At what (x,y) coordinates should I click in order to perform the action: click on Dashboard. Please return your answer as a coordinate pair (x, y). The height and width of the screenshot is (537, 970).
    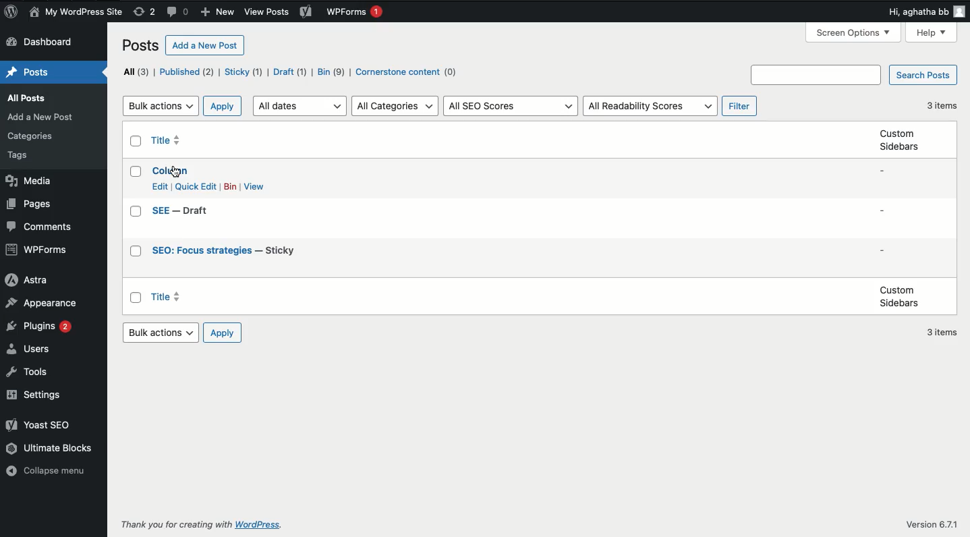
    Looking at the image, I should click on (47, 43).